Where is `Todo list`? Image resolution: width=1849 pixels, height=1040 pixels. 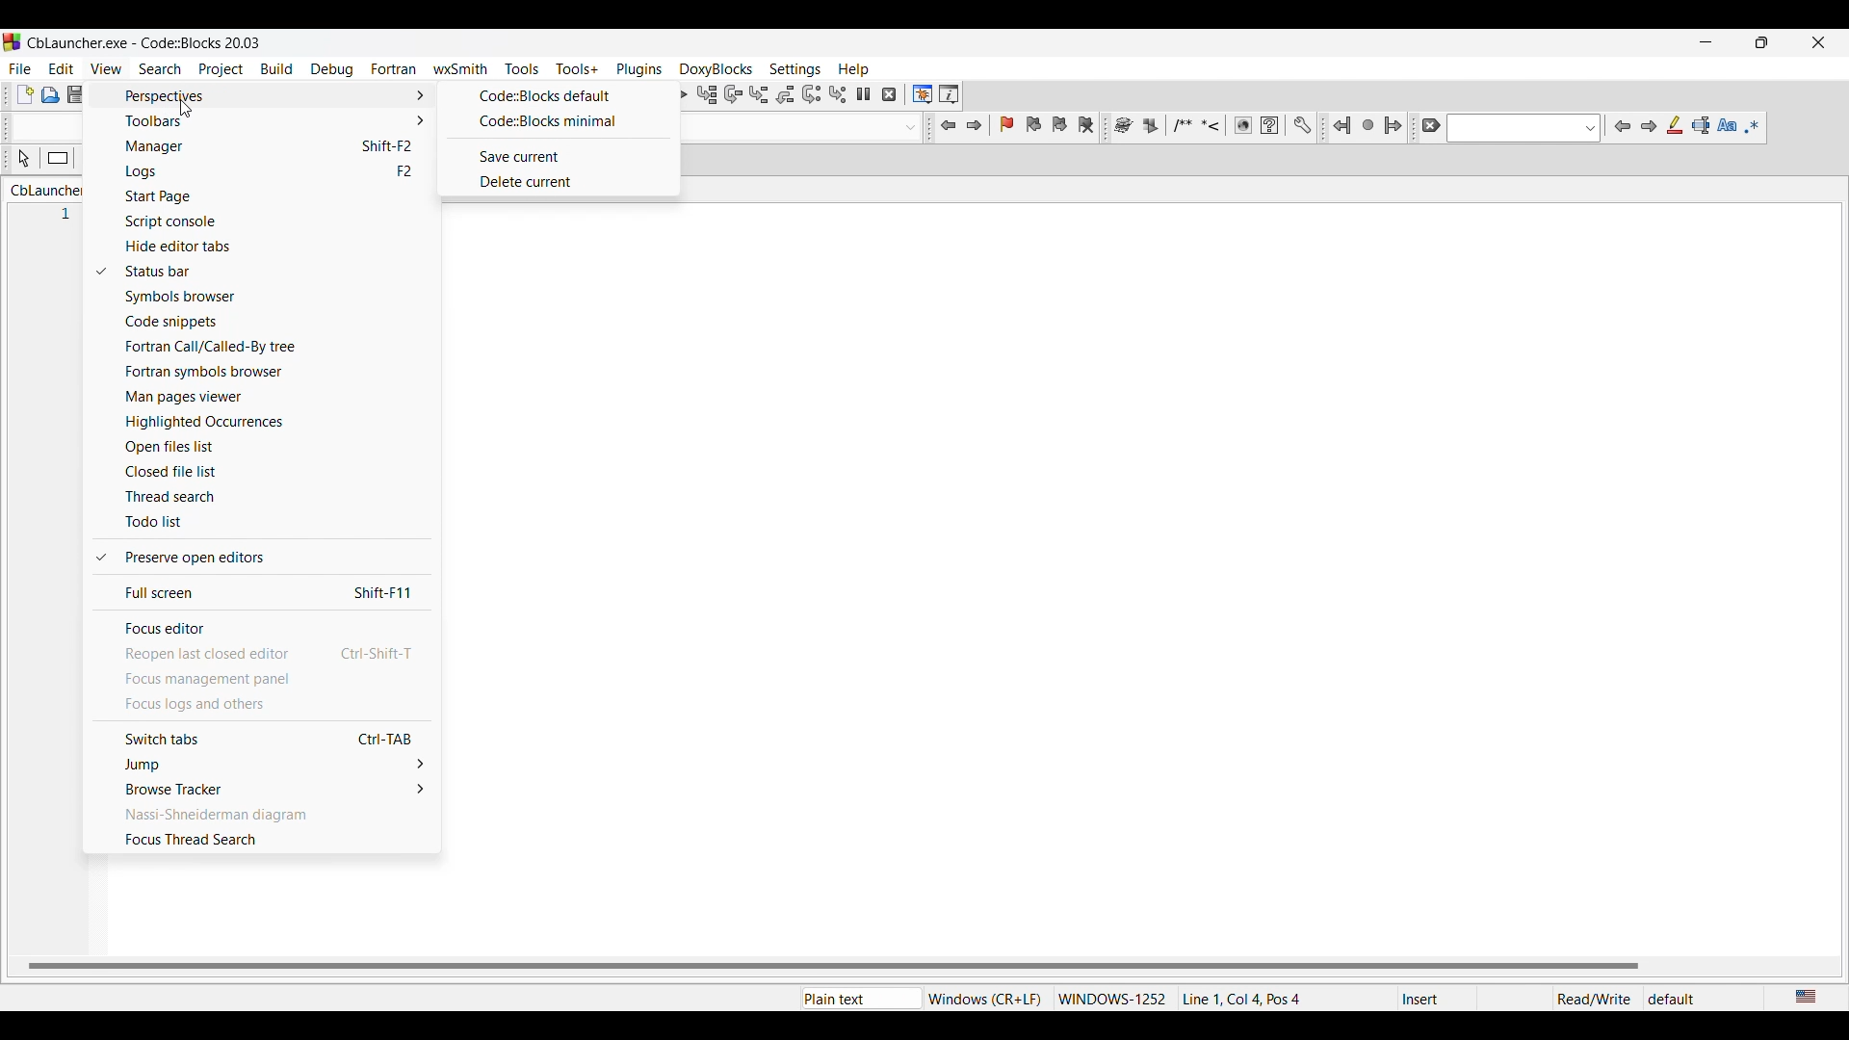
Todo list is located at coordinates (276, 523).